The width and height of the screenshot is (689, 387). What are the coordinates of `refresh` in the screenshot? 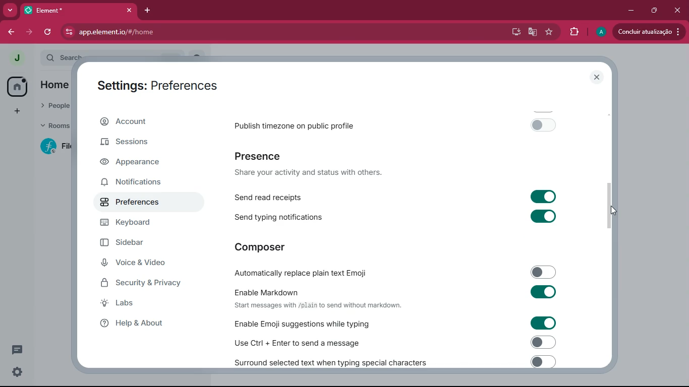 It's located at (49, 31).